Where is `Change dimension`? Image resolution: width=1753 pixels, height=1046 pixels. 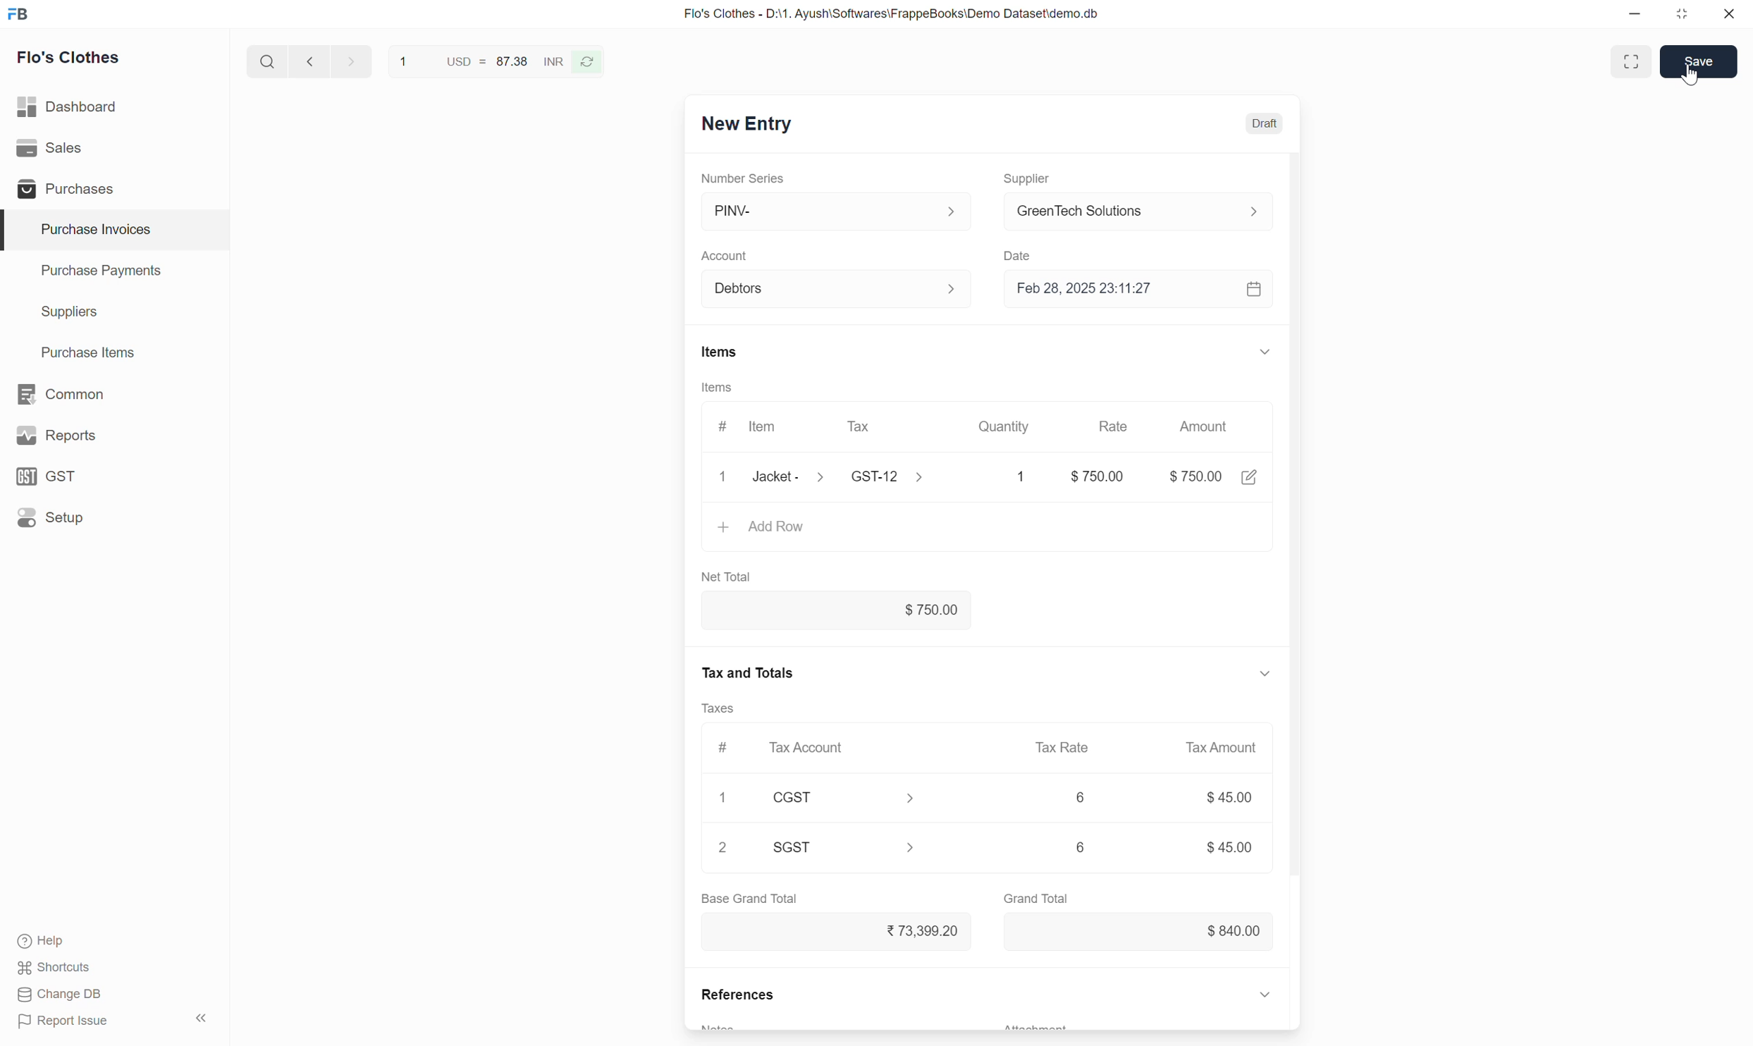
Change dimension is located at coordinates (1681, 14).